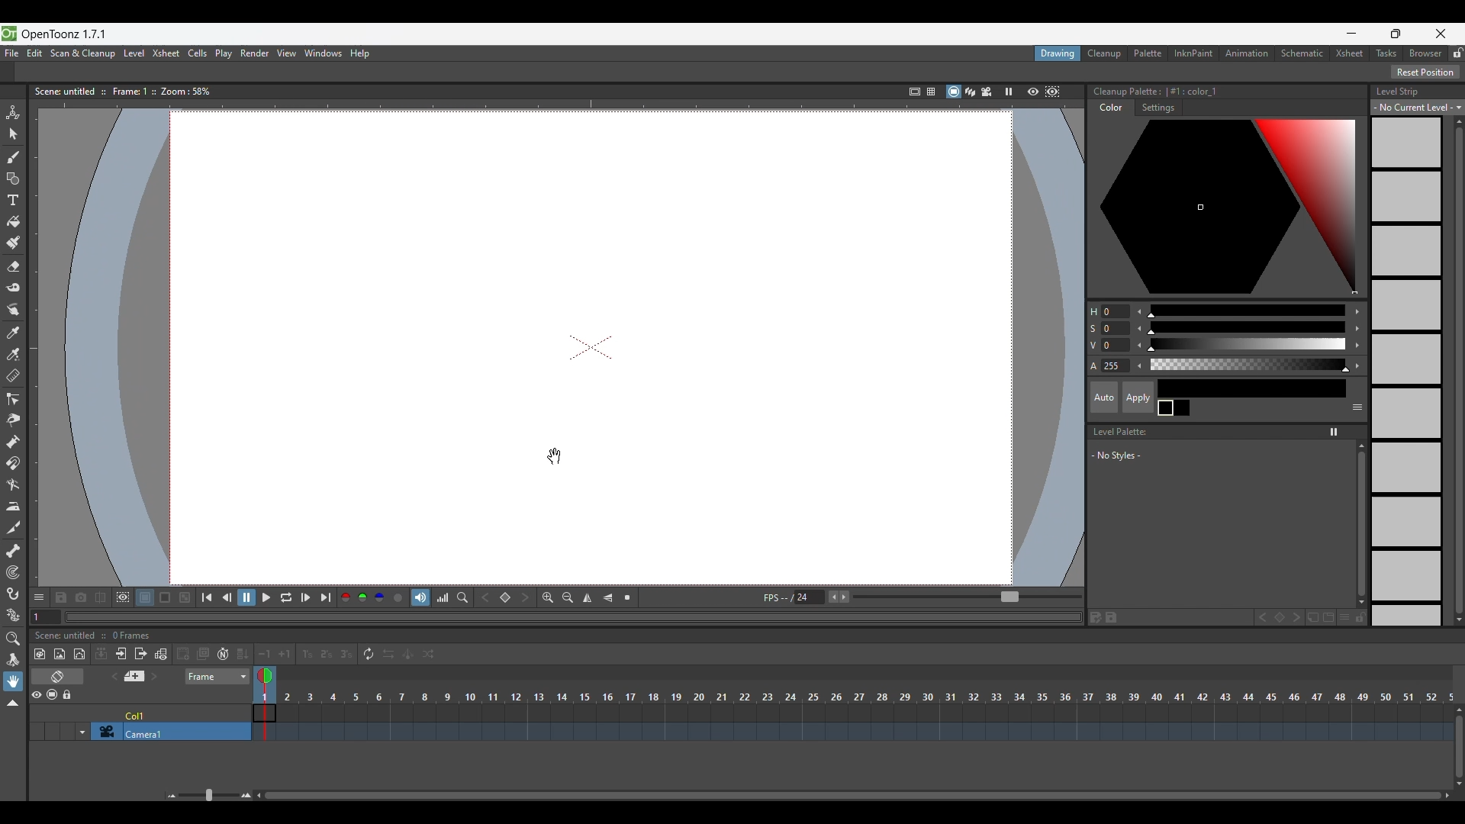  I want to click on Compare to snapshot, so click(100, 597).